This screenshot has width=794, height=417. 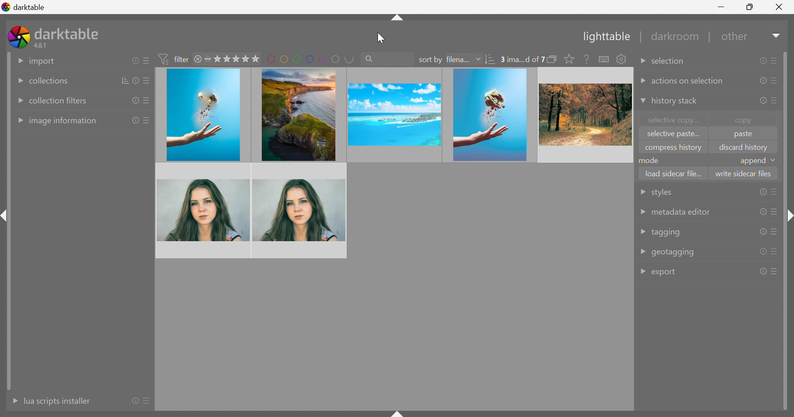 I want to click on image, so click(x=203, y=115).